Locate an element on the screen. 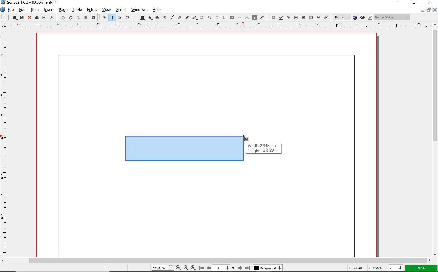  Previous page is located at coordinates (208, 268).